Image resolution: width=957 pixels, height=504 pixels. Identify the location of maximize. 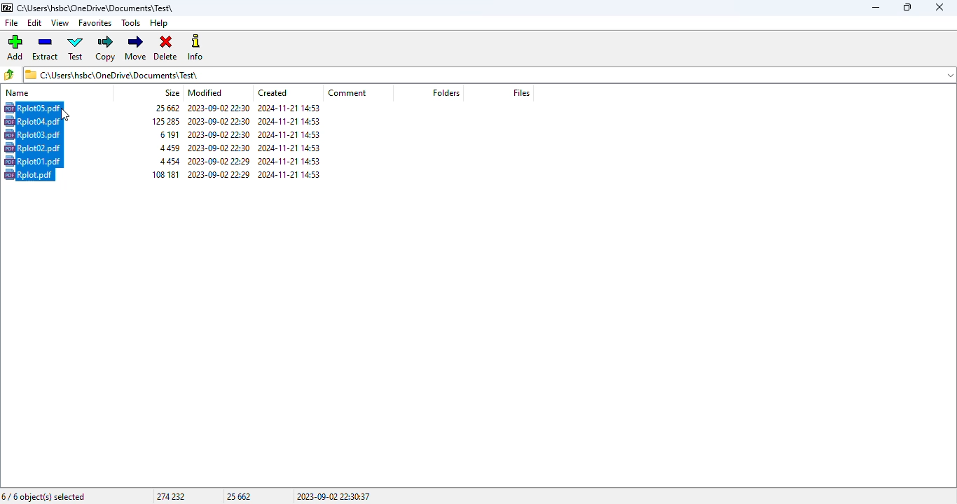
(906, 7).